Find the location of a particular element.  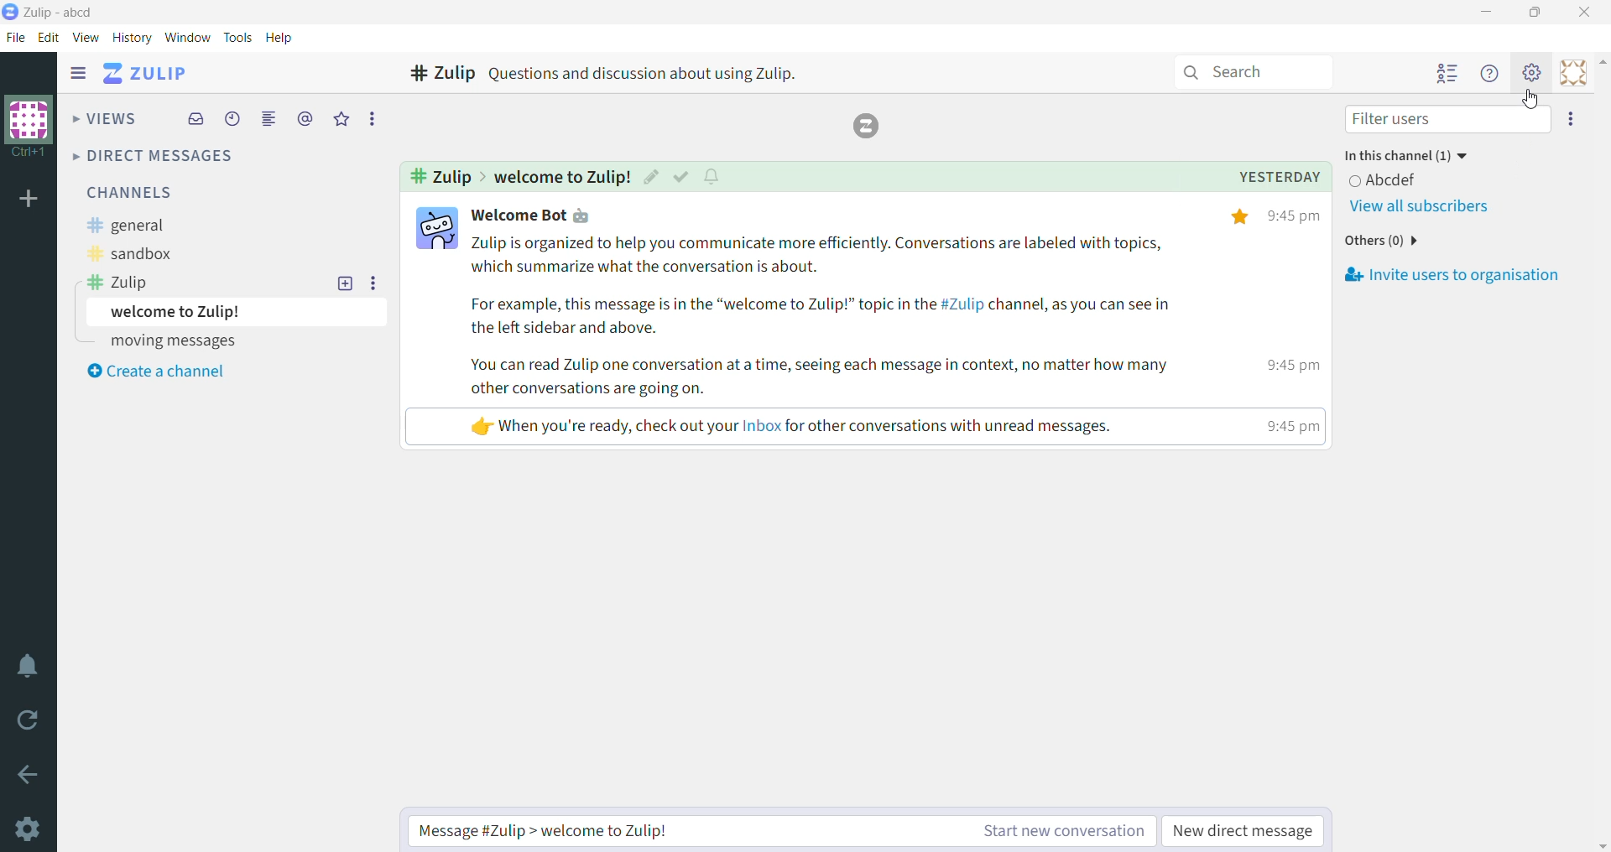

Tools is located at coordinates (237, 38).